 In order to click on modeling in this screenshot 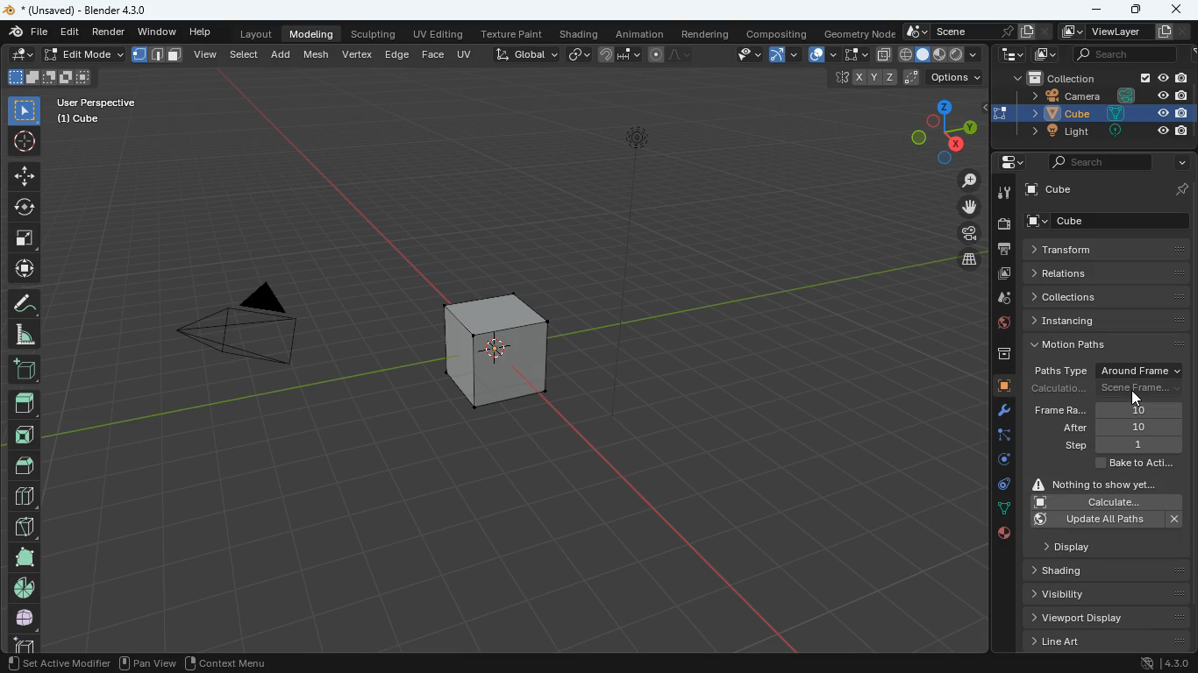, I will do `click(314, 33)`.